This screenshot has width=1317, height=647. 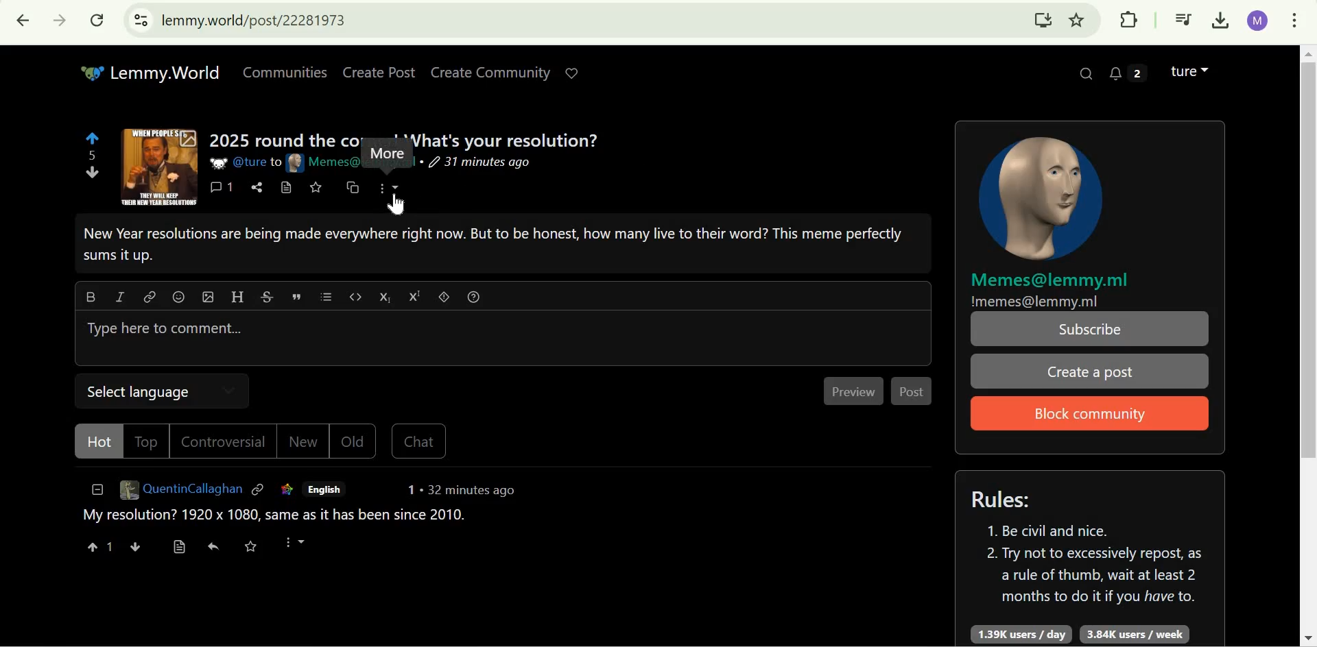 I want to click on italic, so click(x=121, y=295).